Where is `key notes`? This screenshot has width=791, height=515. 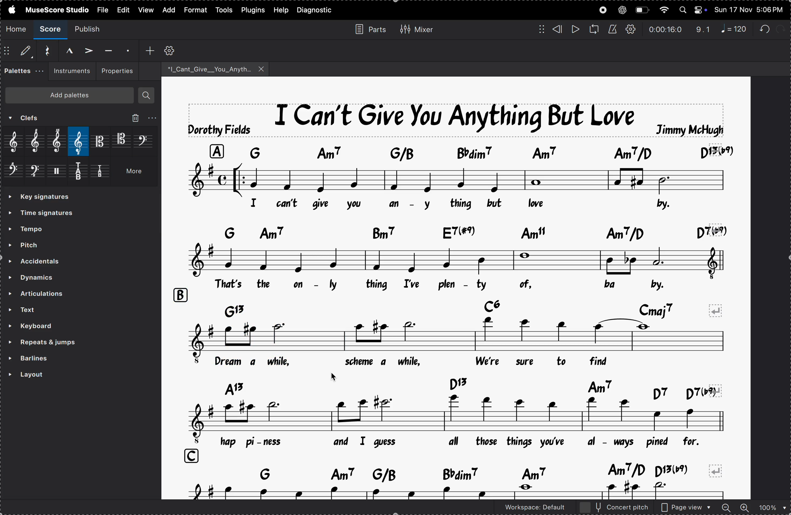
key notes is located at coordinates (475, 310).